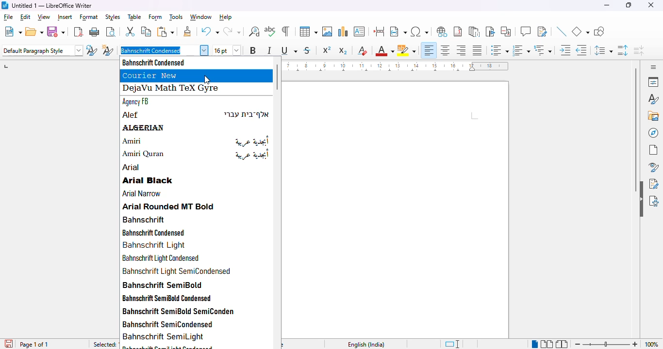 This screenshot has height=349, width=663. Describe the element at coordinates (56, 32) in the screenshot. I see `save` at that location.